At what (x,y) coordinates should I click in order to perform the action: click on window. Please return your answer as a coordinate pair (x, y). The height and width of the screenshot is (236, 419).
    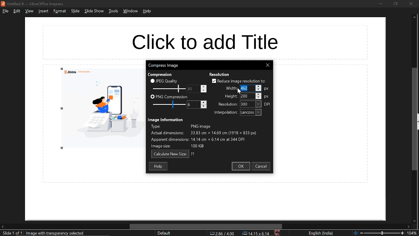
    Looking at the image, I should click on (131, 11).